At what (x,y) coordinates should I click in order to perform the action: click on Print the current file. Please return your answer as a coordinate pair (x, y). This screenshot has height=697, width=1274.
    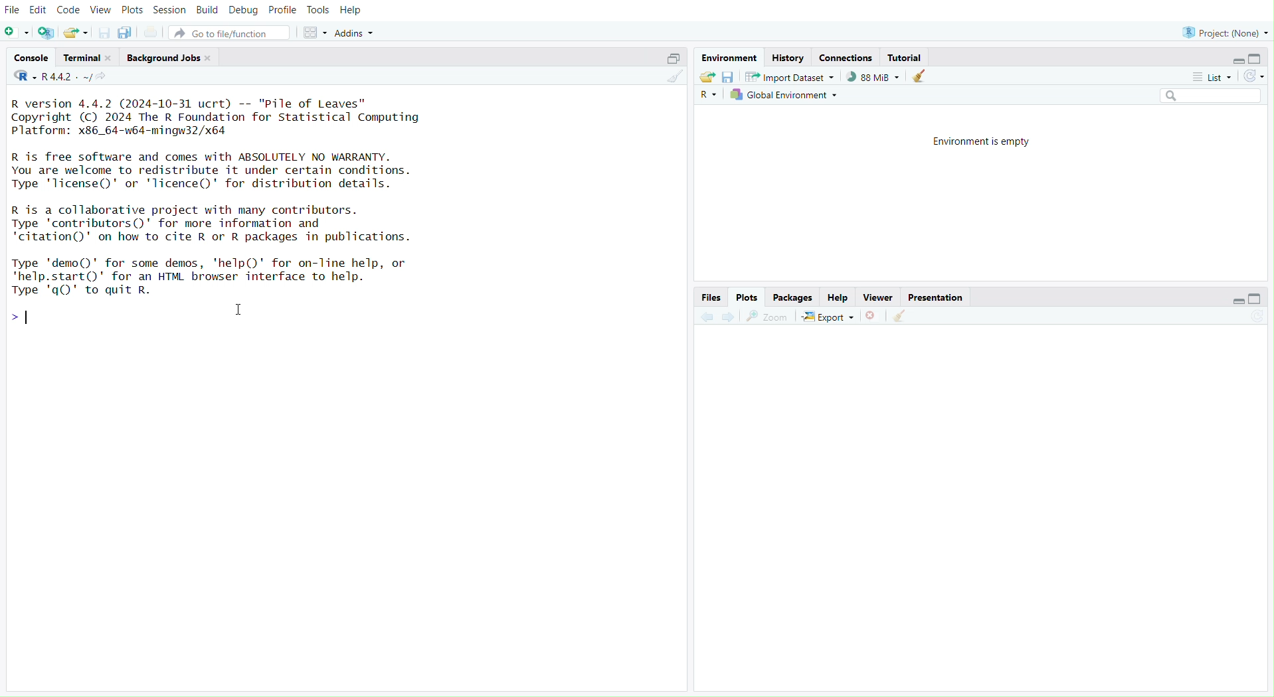
    Looking at the image, I should click on (155, 32).